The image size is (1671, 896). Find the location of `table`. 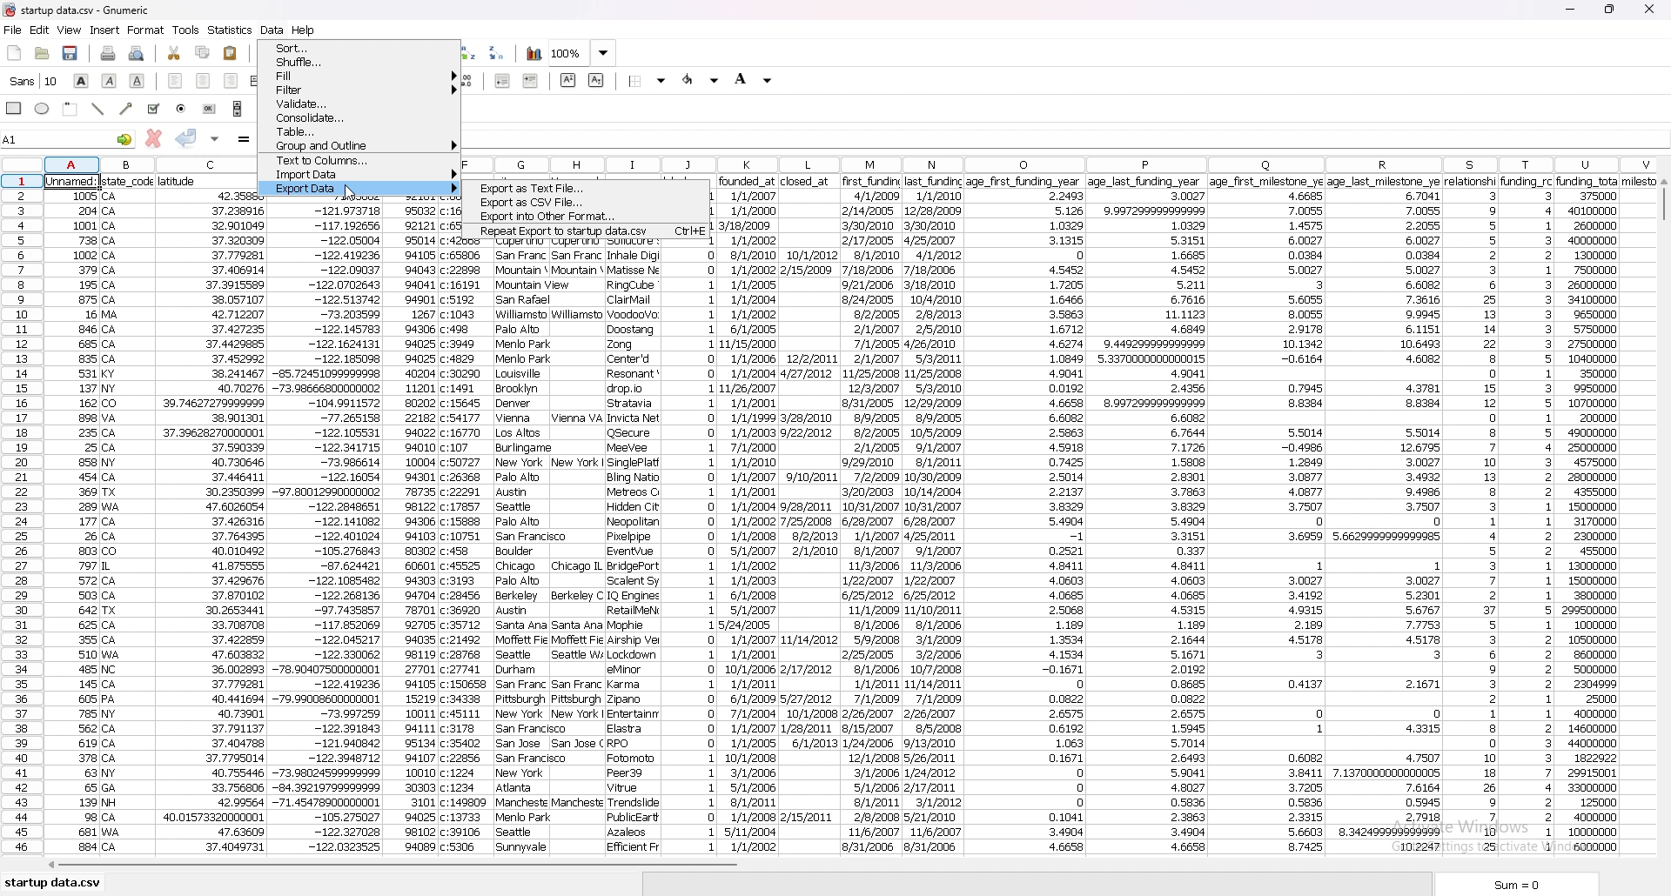

table is located at coordinates (359, 131).